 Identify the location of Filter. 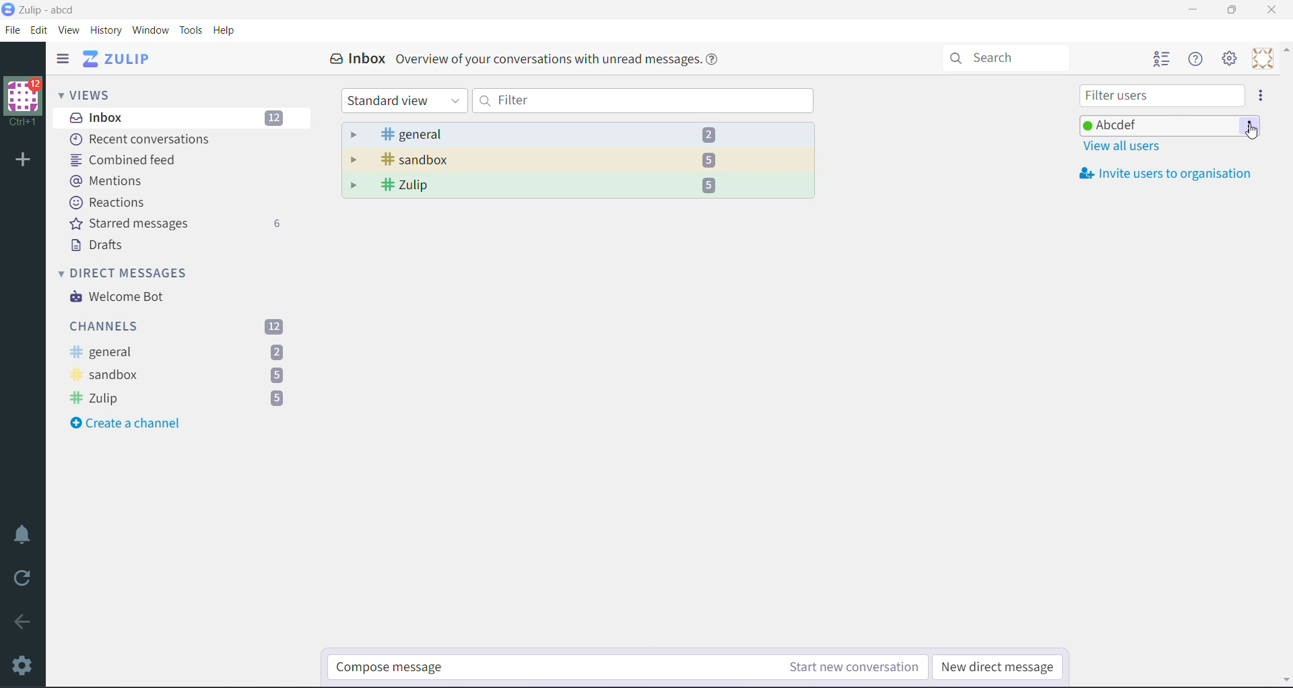
(645, 100).